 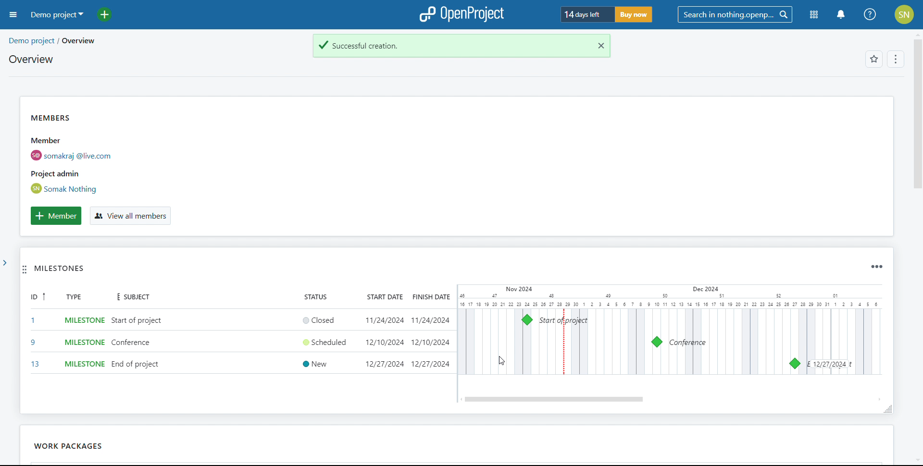 I want to click on notification, so click(x=840, y=15).